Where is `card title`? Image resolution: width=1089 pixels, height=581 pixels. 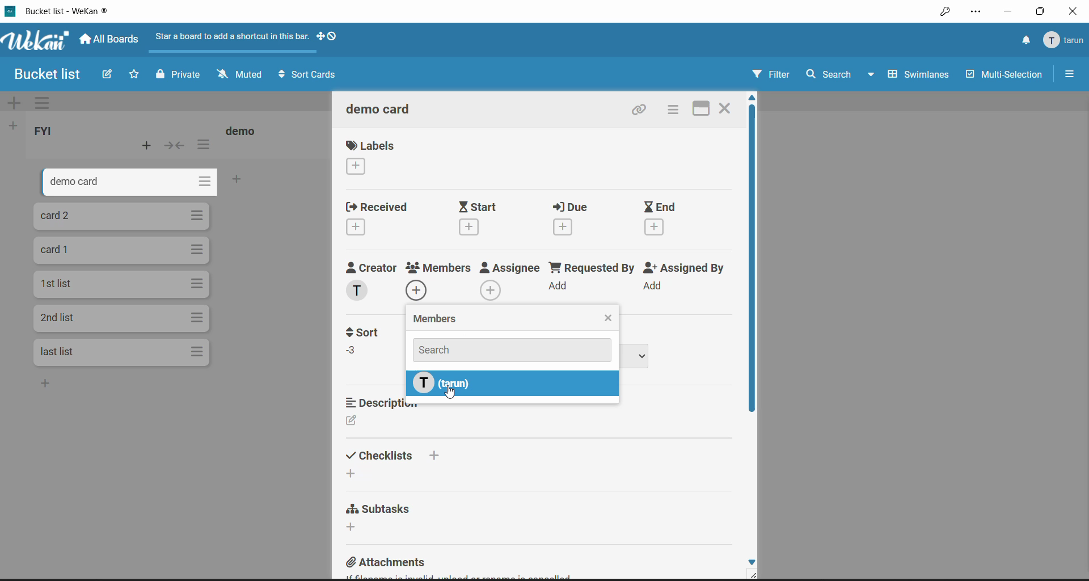 card title is located at coordinates (57, 217).